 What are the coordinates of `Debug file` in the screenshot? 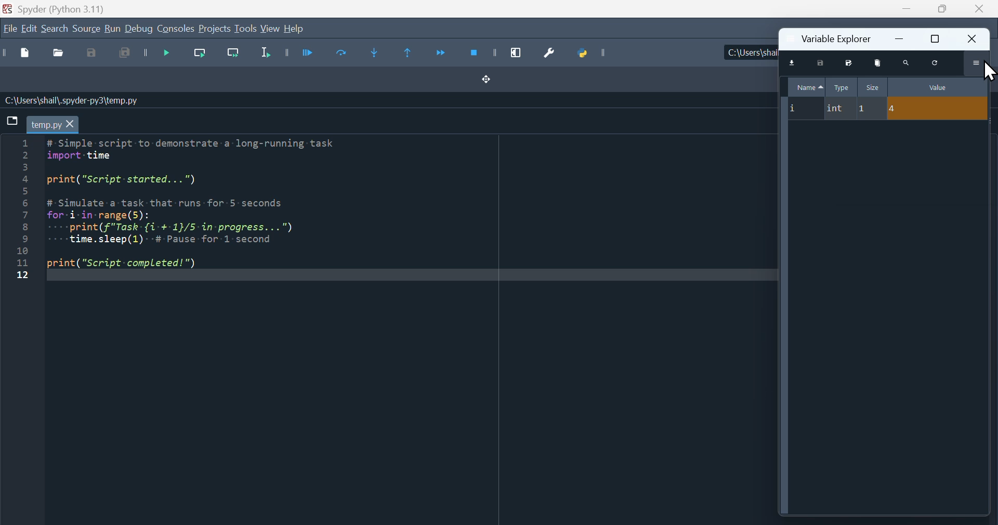 It's located at (159, 55).